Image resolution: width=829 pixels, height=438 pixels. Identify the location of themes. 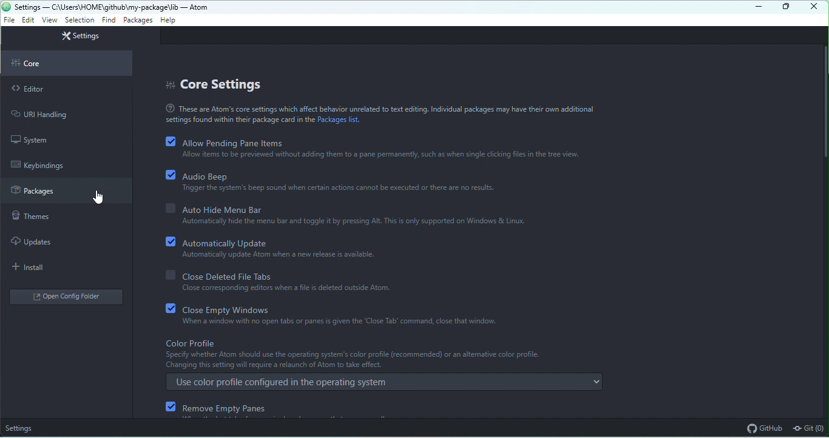
(44, 217).